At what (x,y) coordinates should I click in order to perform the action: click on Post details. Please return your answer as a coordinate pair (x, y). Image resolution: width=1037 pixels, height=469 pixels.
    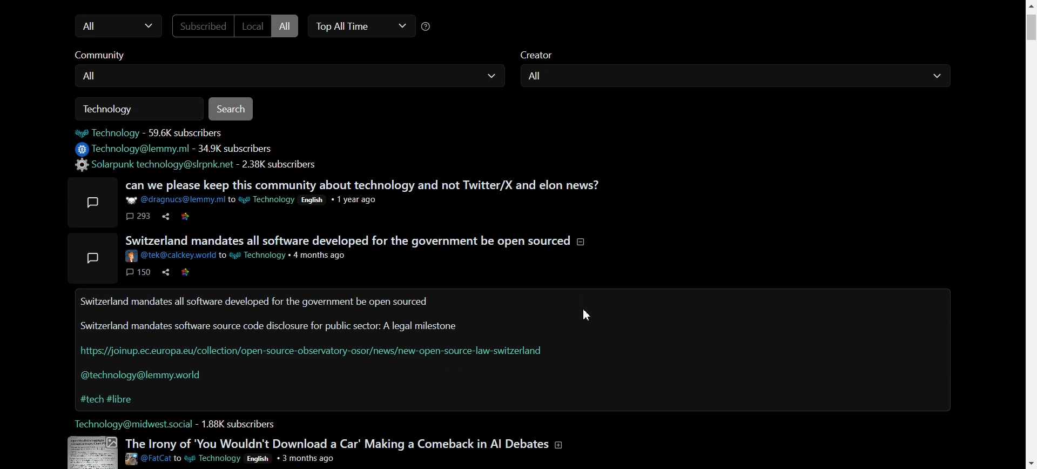
    Looking at the image, I should click on (231, 459).